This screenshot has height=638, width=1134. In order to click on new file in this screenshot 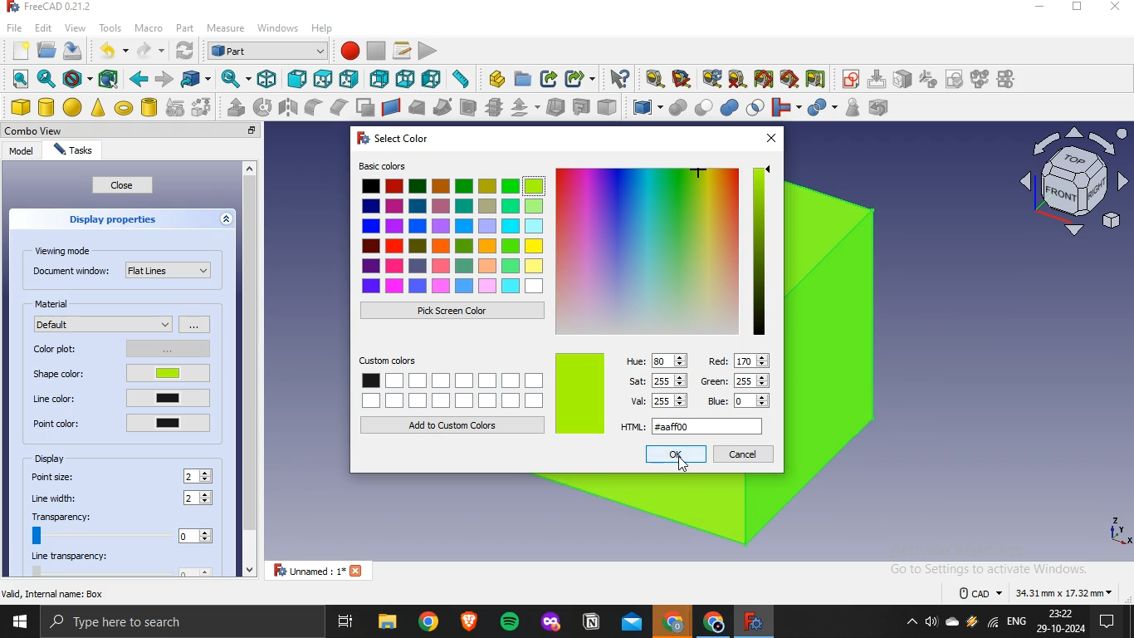, I will do `click(20, 48)`.